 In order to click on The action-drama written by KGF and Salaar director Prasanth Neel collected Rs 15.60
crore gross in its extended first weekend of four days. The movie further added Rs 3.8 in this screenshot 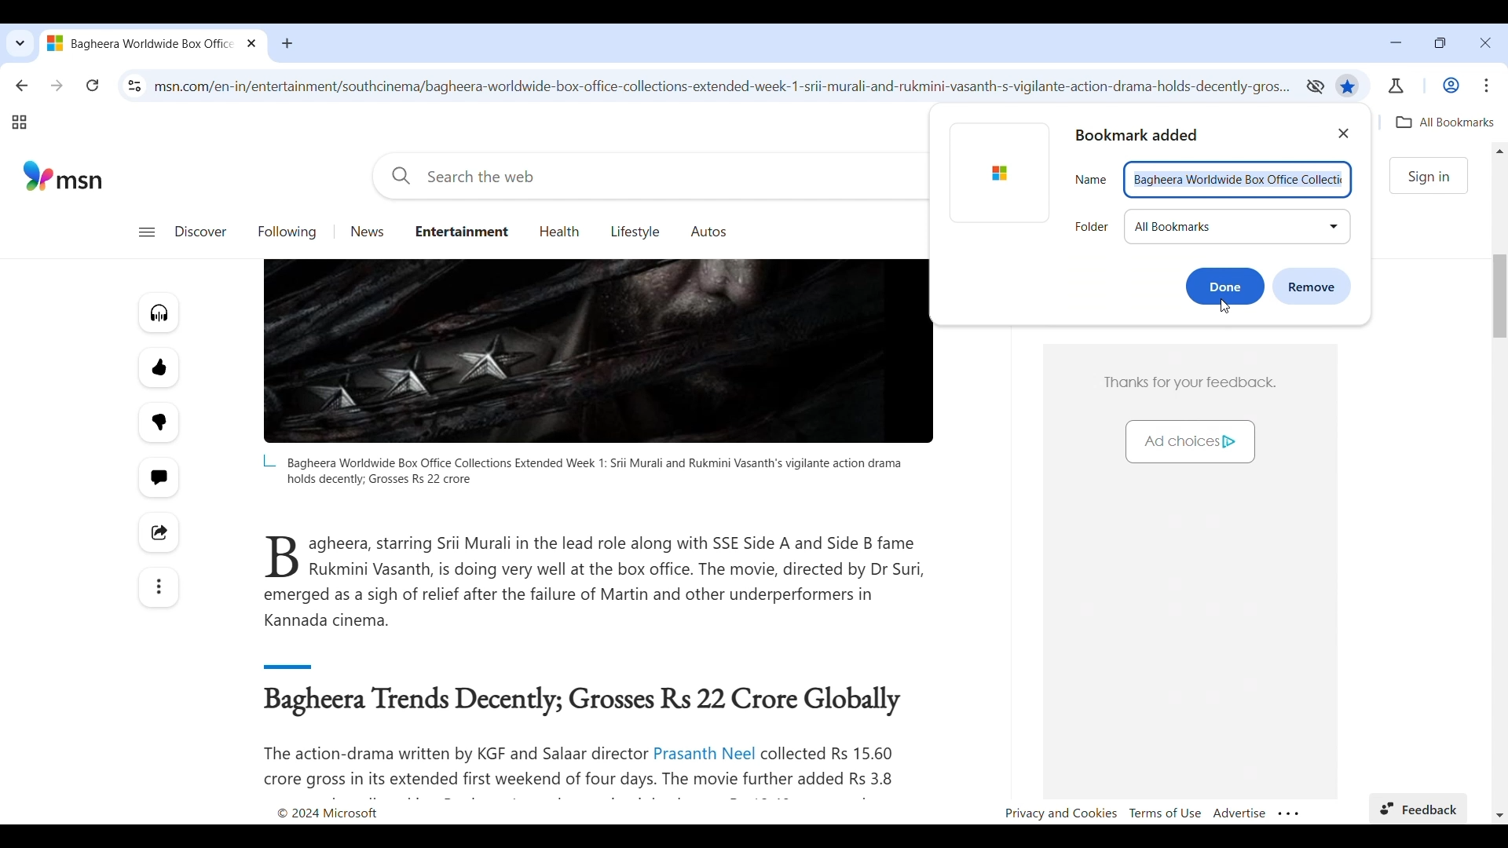, I will do `click(588, 767)`.